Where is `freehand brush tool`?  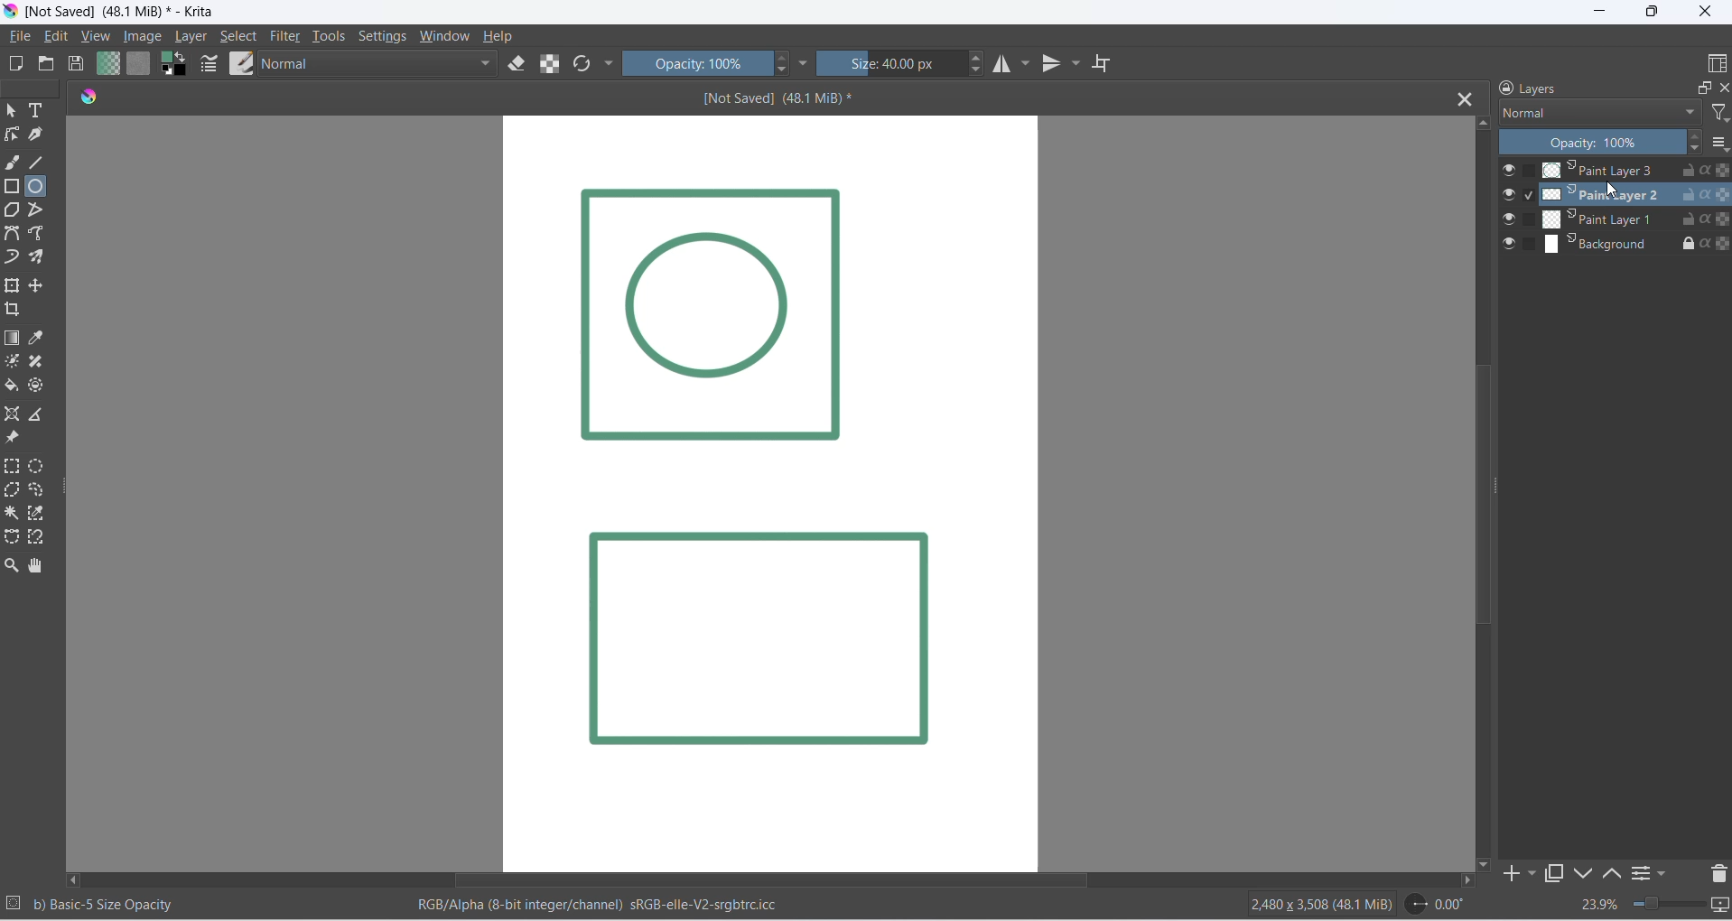 freehand brush tool is located at coordinates (13, 163).